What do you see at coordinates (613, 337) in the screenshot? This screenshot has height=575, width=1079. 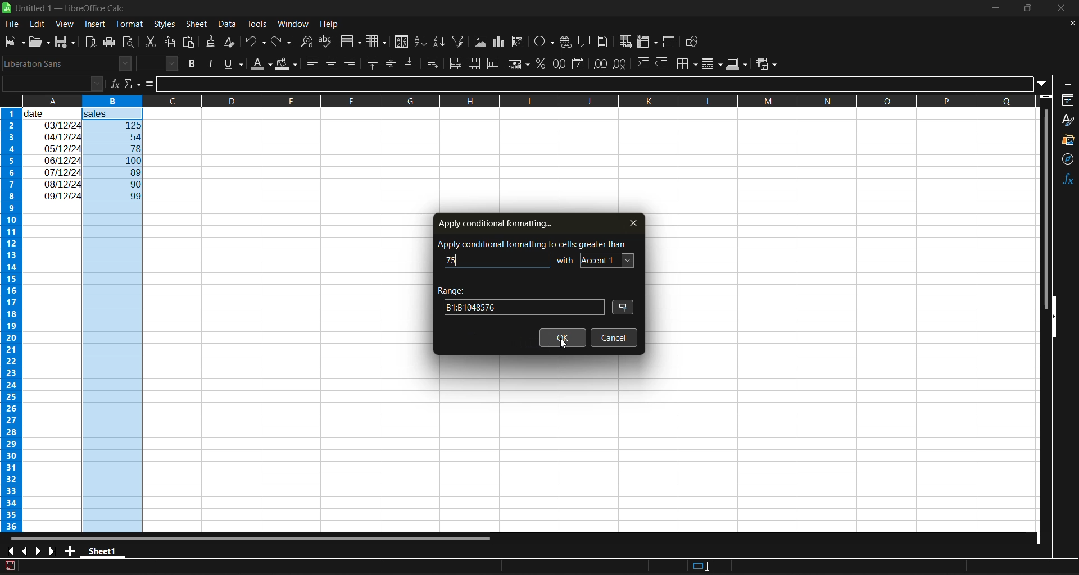 I see `cancel` at bounding box center [613, 337].